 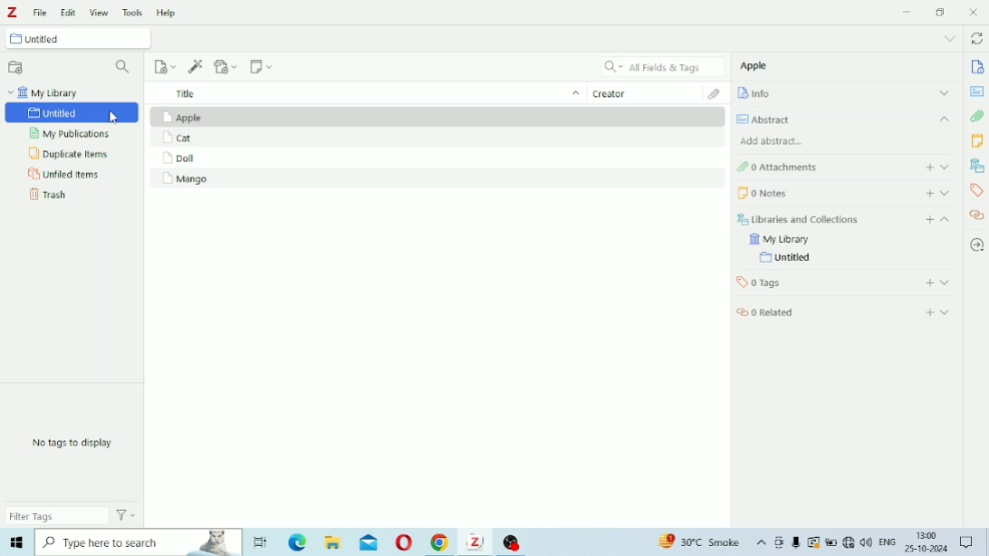 What do you see at coordinates (40, 13) in the screenshot?
I see `File` at bounding box center [40, 13].